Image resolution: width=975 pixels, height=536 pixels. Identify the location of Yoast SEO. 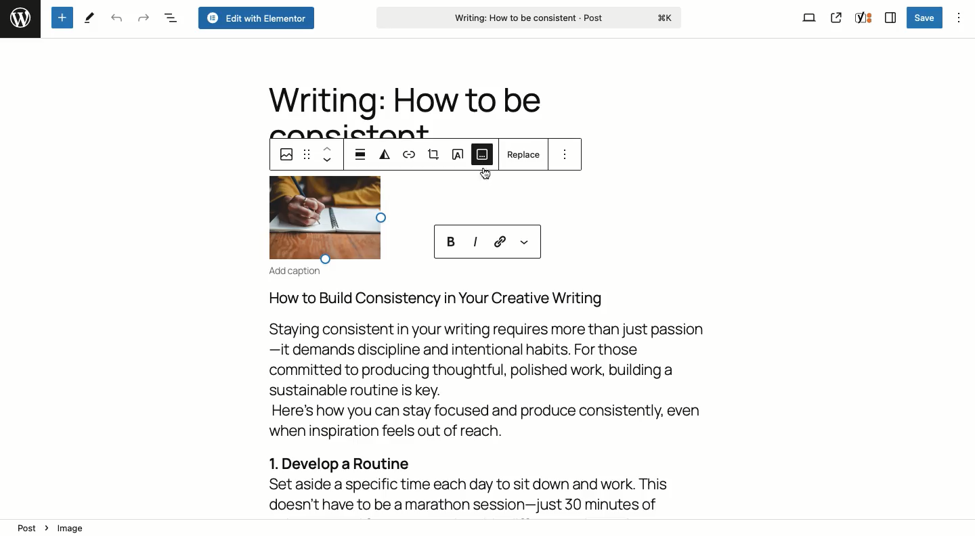
(863, 19).